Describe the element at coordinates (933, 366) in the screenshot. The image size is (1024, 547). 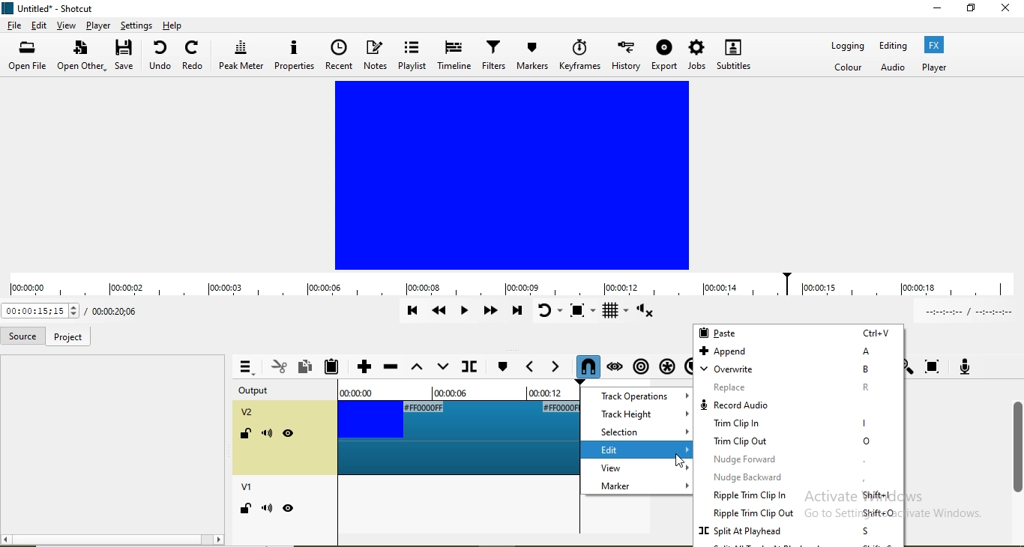
I see `Zoom timeline to fit` at that location.